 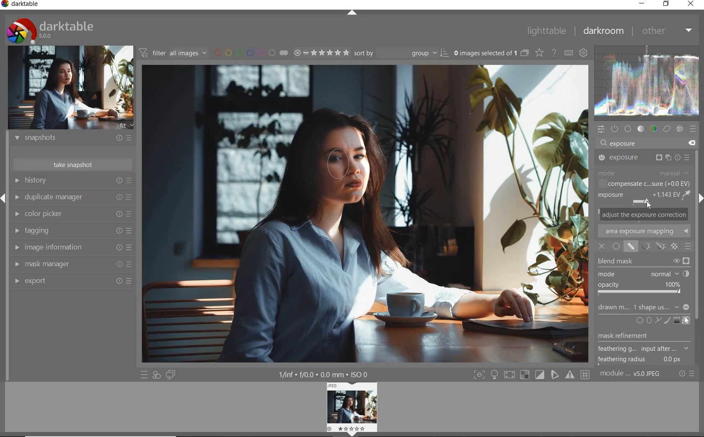 I want to click on PICK GUI COLOR FROM IMAGE, so click(x=687, y=195).